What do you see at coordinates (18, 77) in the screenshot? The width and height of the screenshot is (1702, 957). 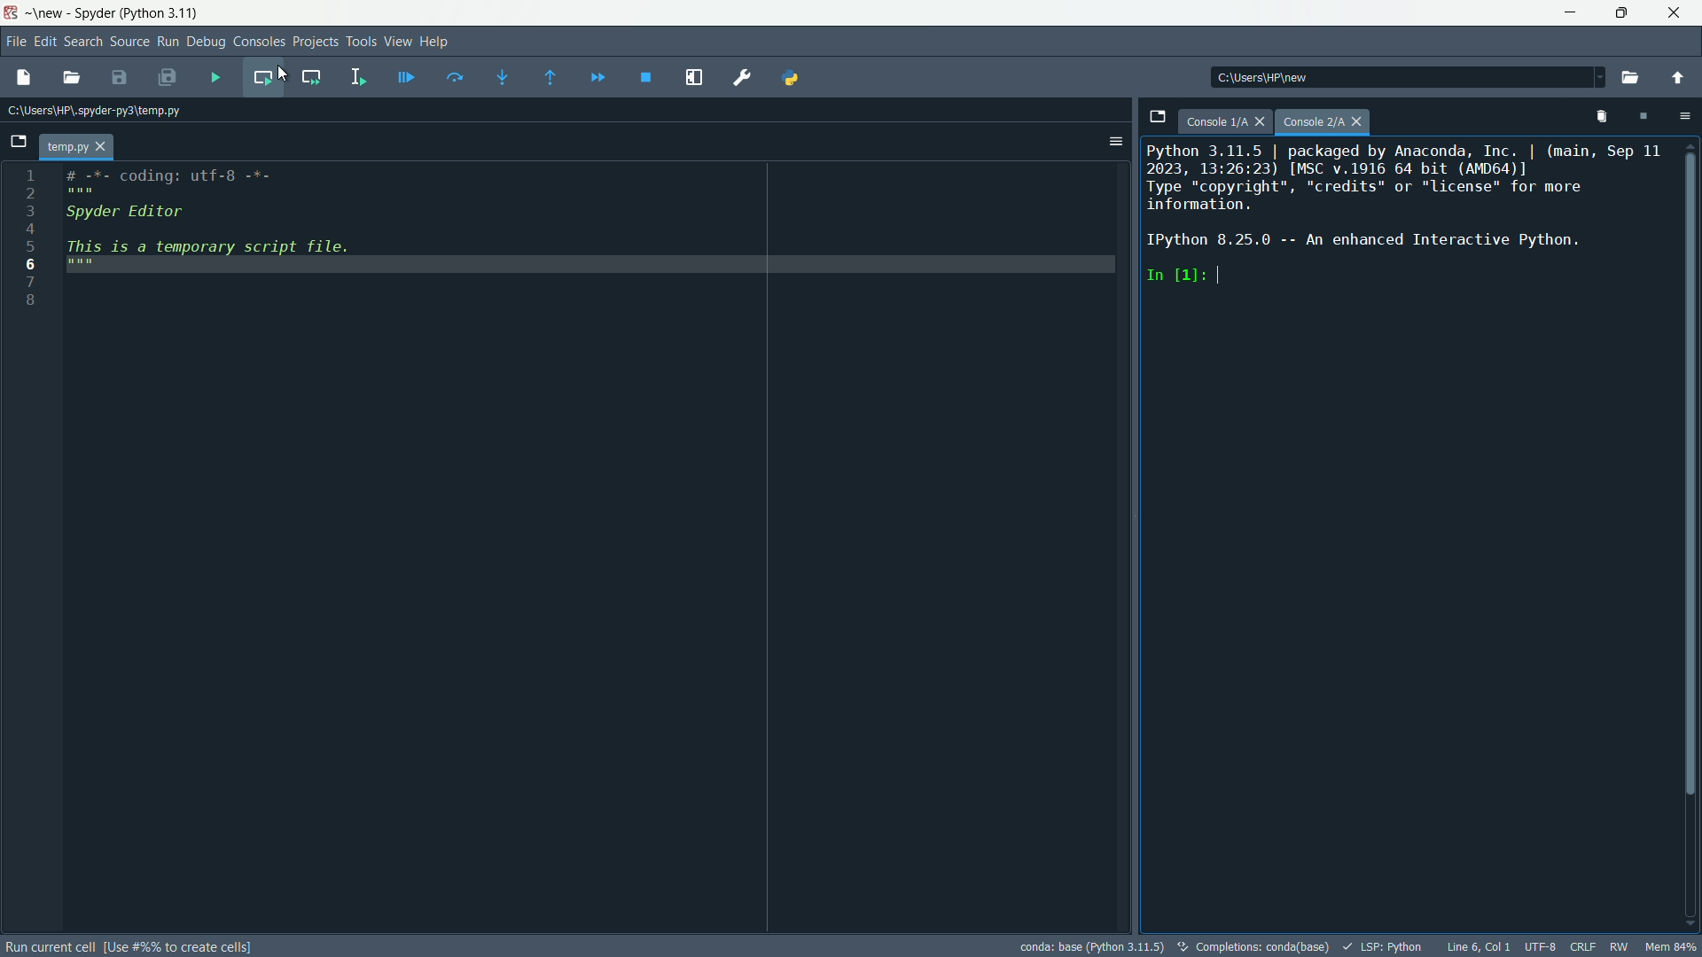 I see `new file` at bounding box center [18, 77].